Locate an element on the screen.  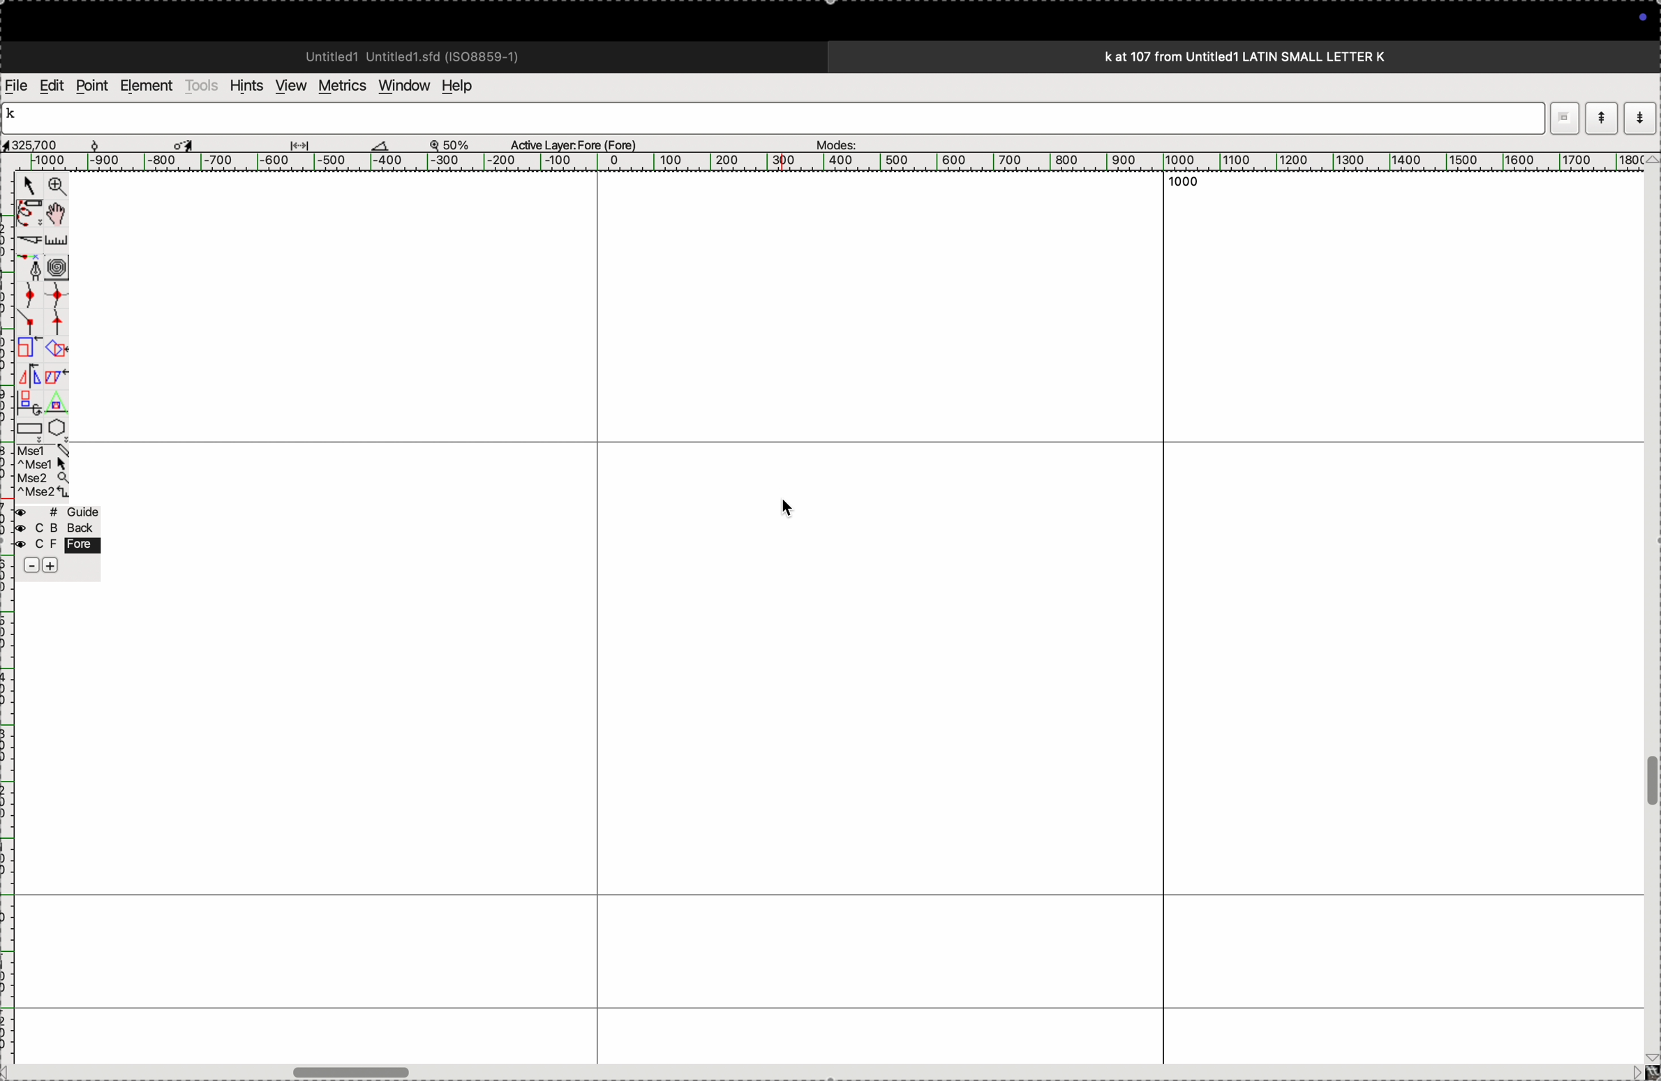
co ordinates is located at coordinates (49, 141).